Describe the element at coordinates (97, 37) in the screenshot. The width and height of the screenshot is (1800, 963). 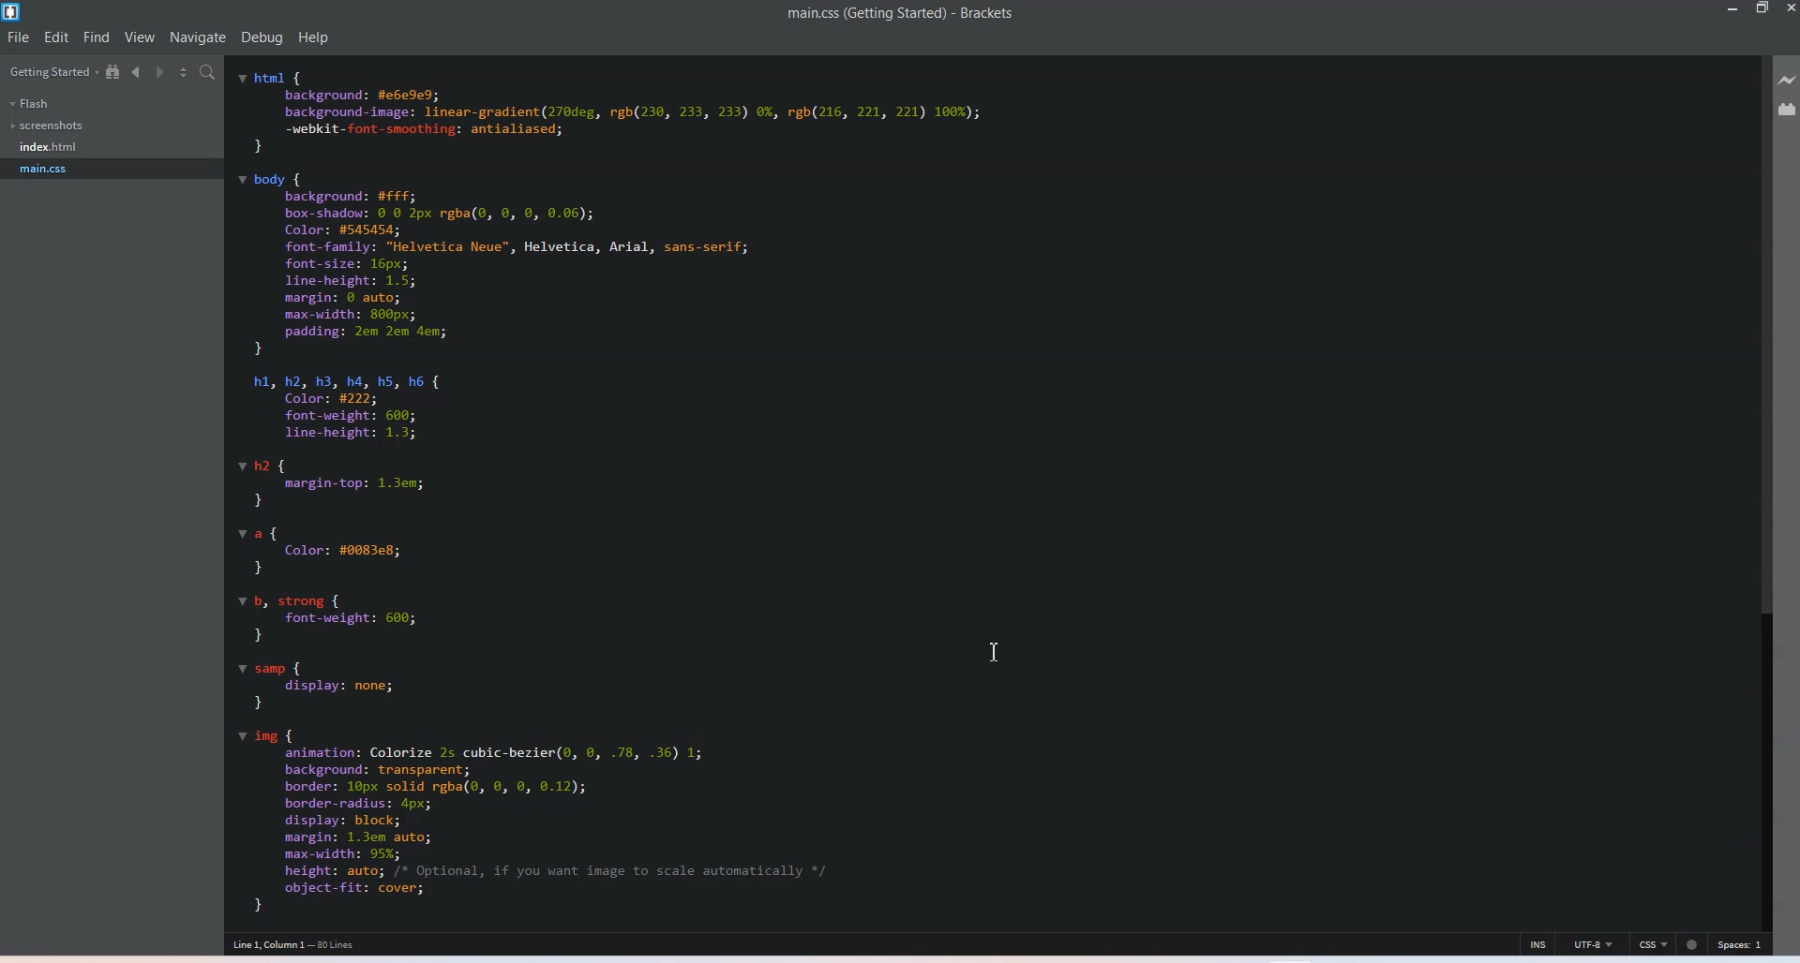
I see `Find` at that location.